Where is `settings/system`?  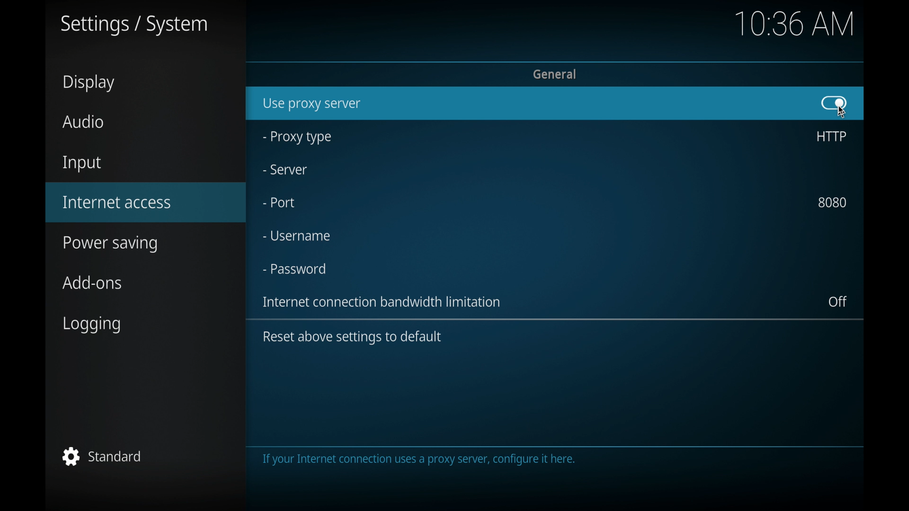 settings/system is located at coordinates (133, 26).